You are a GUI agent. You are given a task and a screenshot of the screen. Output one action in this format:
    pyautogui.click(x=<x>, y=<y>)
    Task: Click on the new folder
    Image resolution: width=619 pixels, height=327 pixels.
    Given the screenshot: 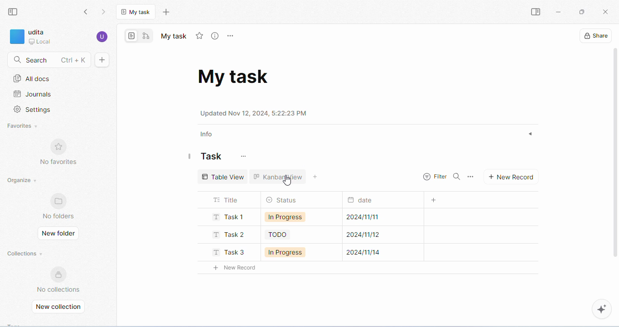 What is the action you would take?
    pyautogui.click(x=59, y=234)
    